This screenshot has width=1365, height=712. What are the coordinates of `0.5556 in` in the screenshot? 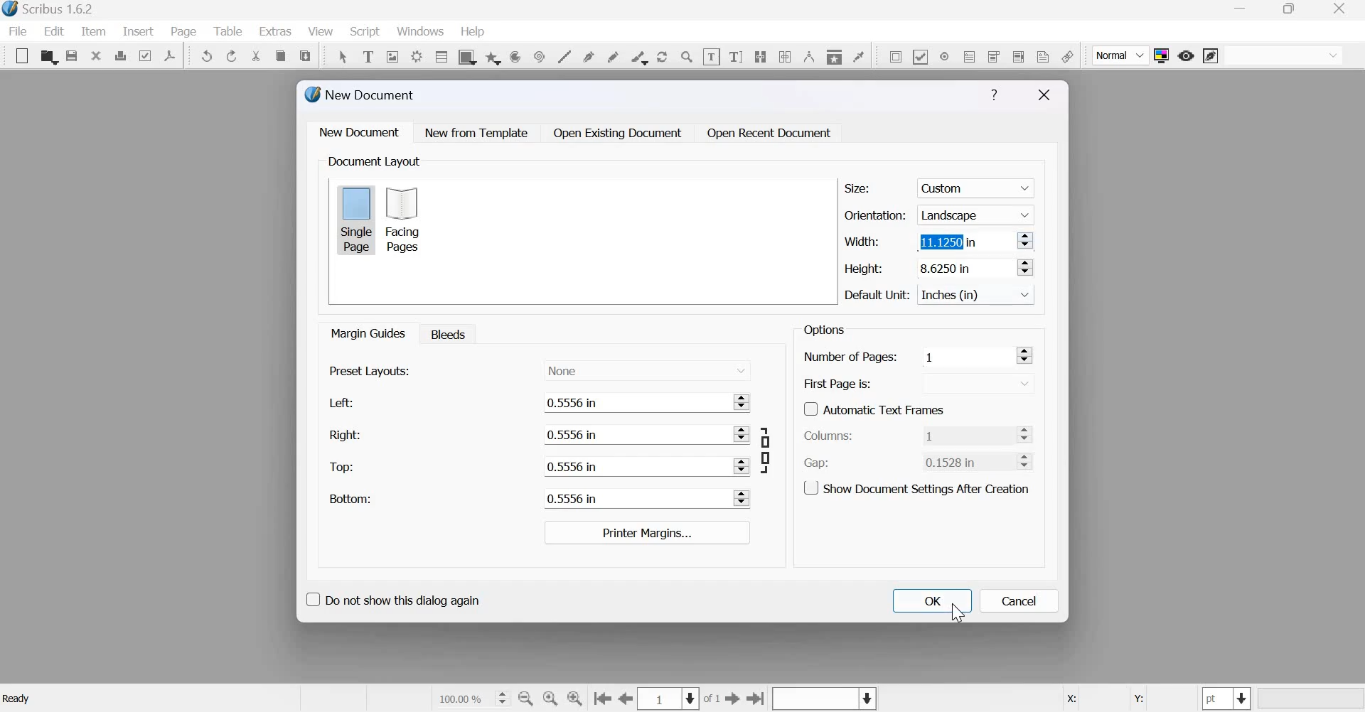 It's located at (635, 402).